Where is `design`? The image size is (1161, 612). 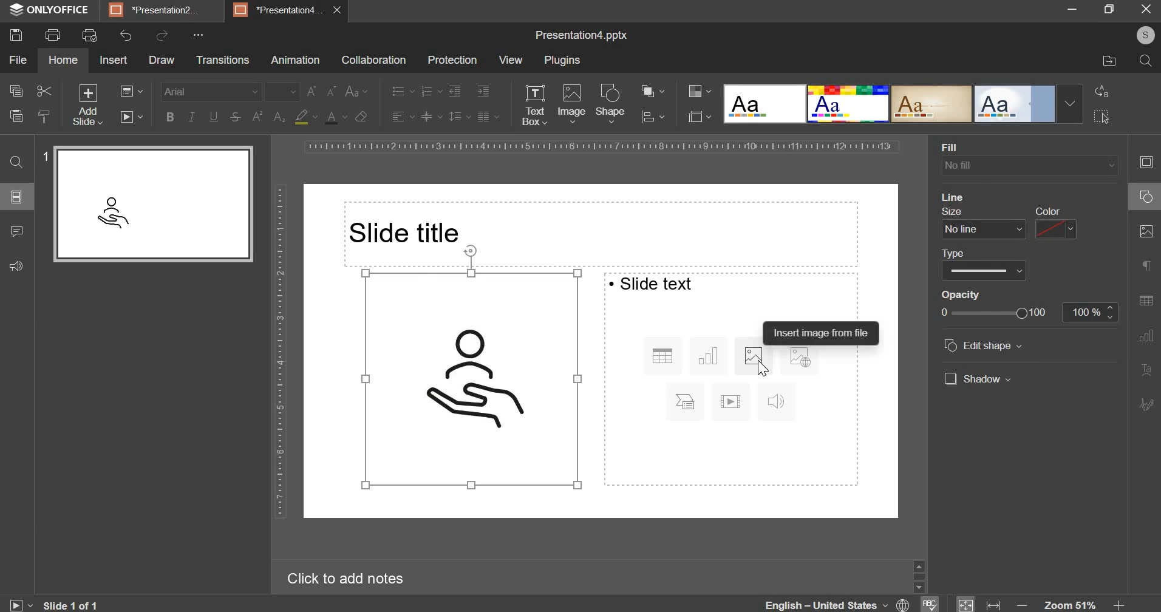
design is located at coordinates (933, 104).